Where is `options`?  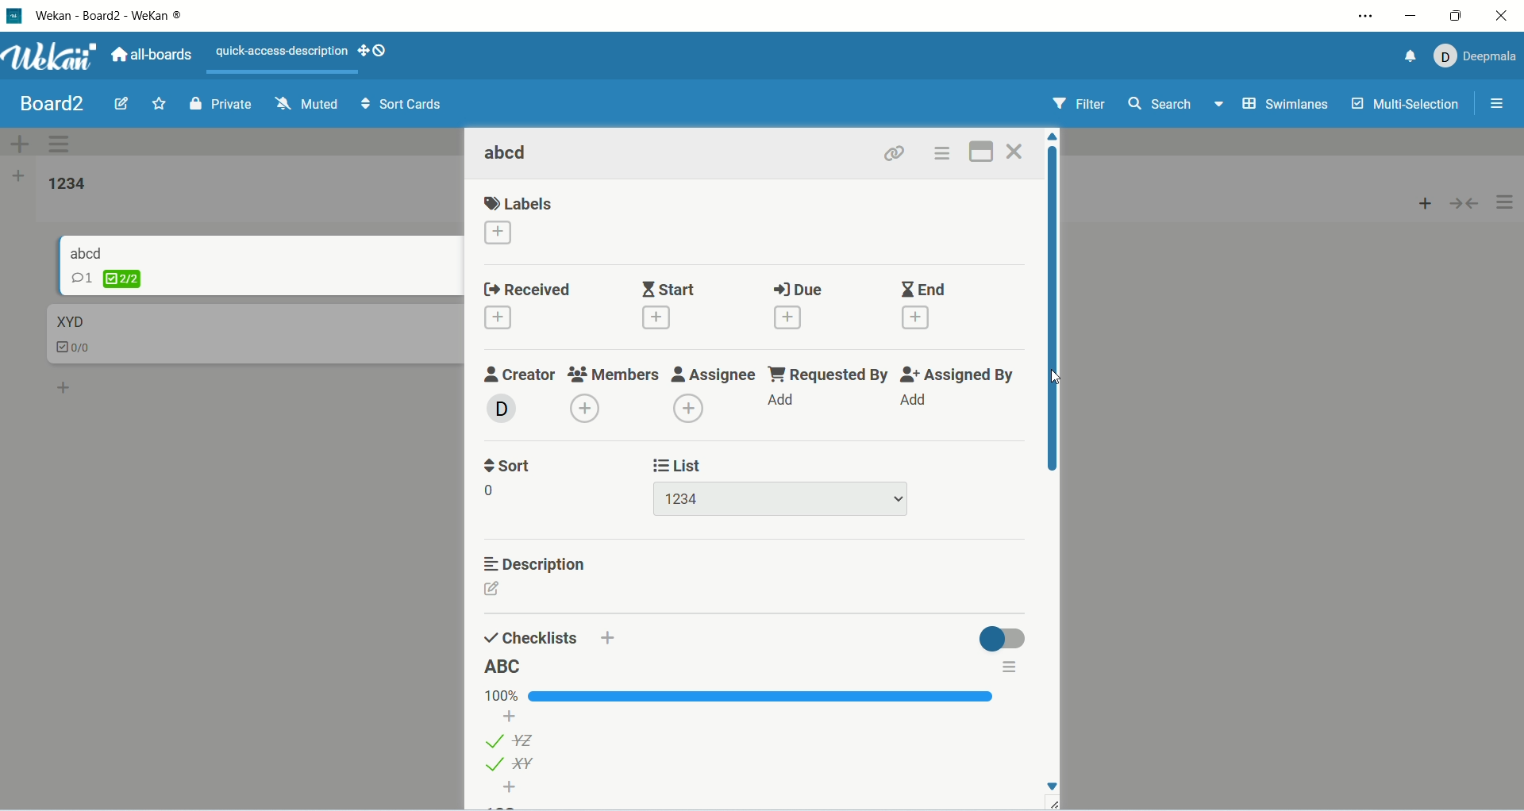
options is located at coordinates (1502, 102).